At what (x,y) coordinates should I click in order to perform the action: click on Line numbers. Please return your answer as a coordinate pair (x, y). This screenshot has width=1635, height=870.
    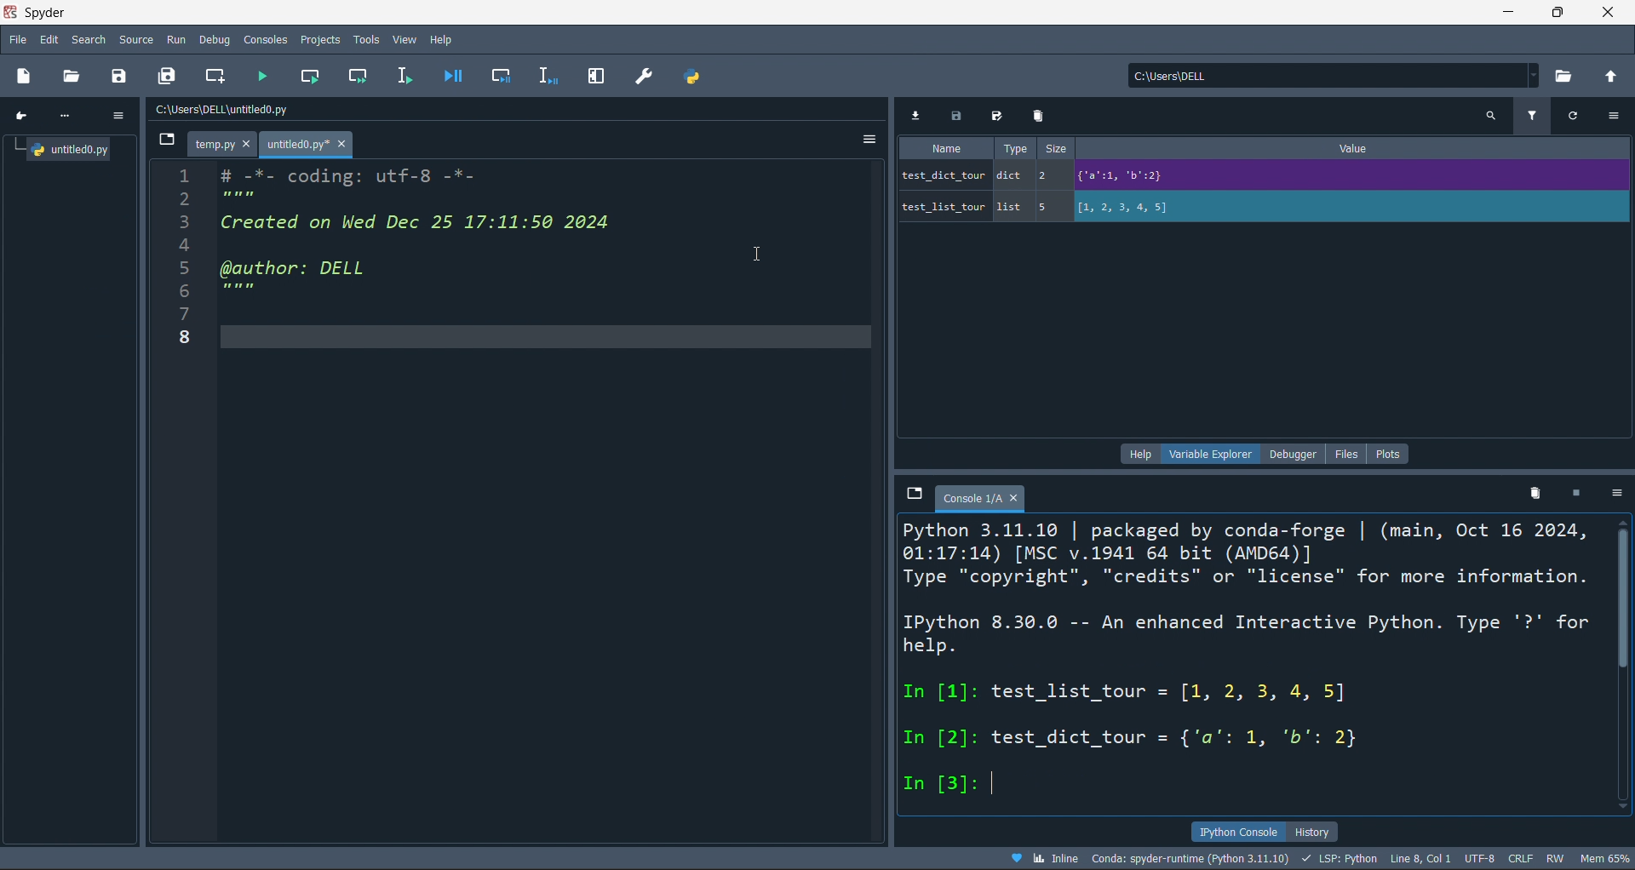
    Looking at the image, I should click on (180, 271).